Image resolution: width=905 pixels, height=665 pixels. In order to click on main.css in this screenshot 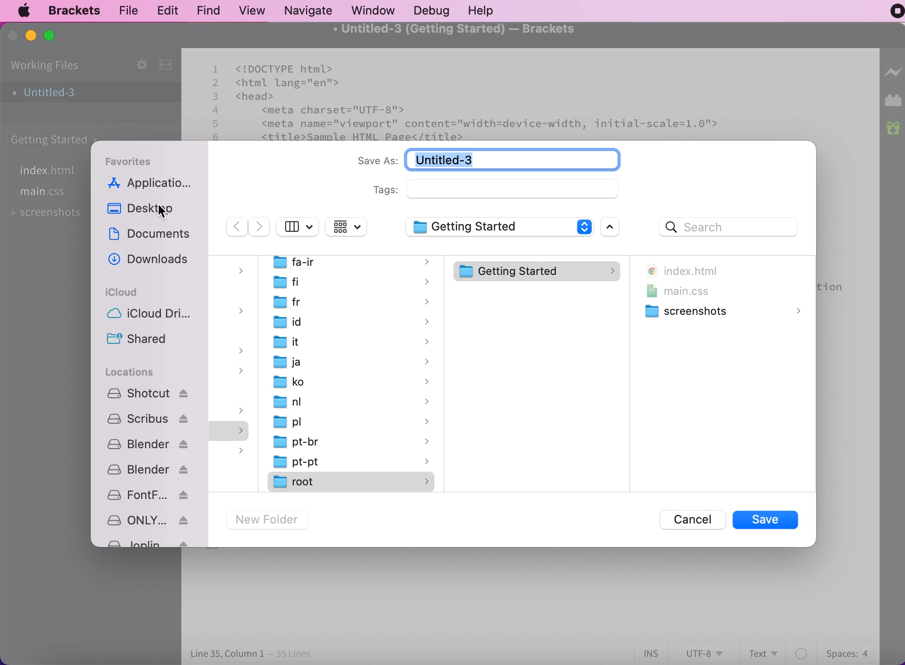, I will do `click(678, 290)`.